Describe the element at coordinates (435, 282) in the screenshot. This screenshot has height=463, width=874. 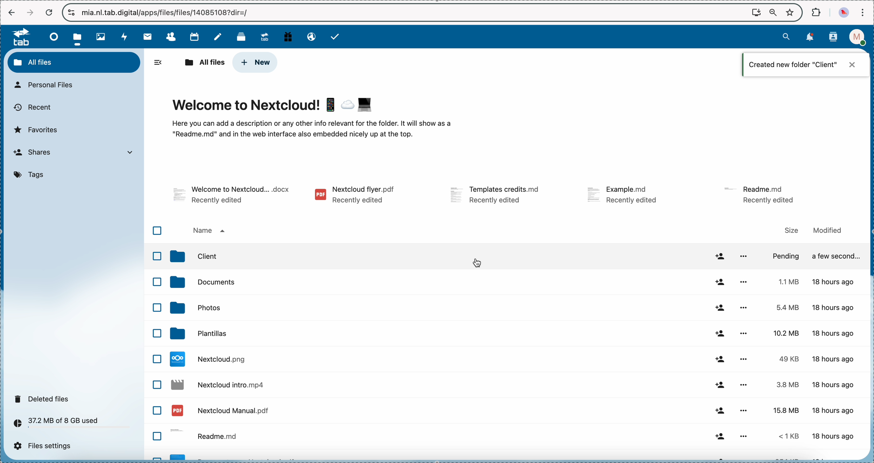
I see `photos` at that location.